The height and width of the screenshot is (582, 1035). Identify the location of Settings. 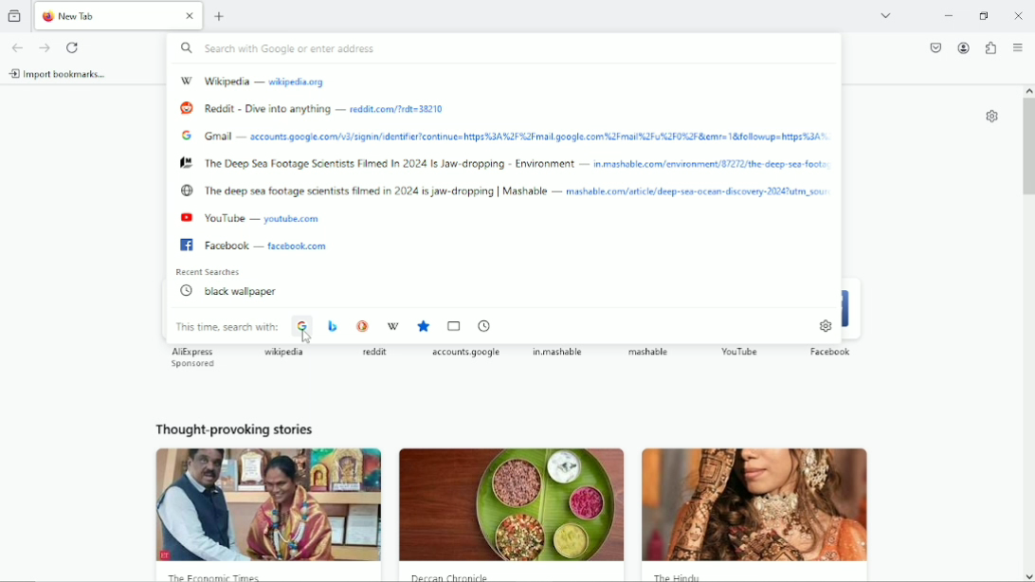
(825, 327).